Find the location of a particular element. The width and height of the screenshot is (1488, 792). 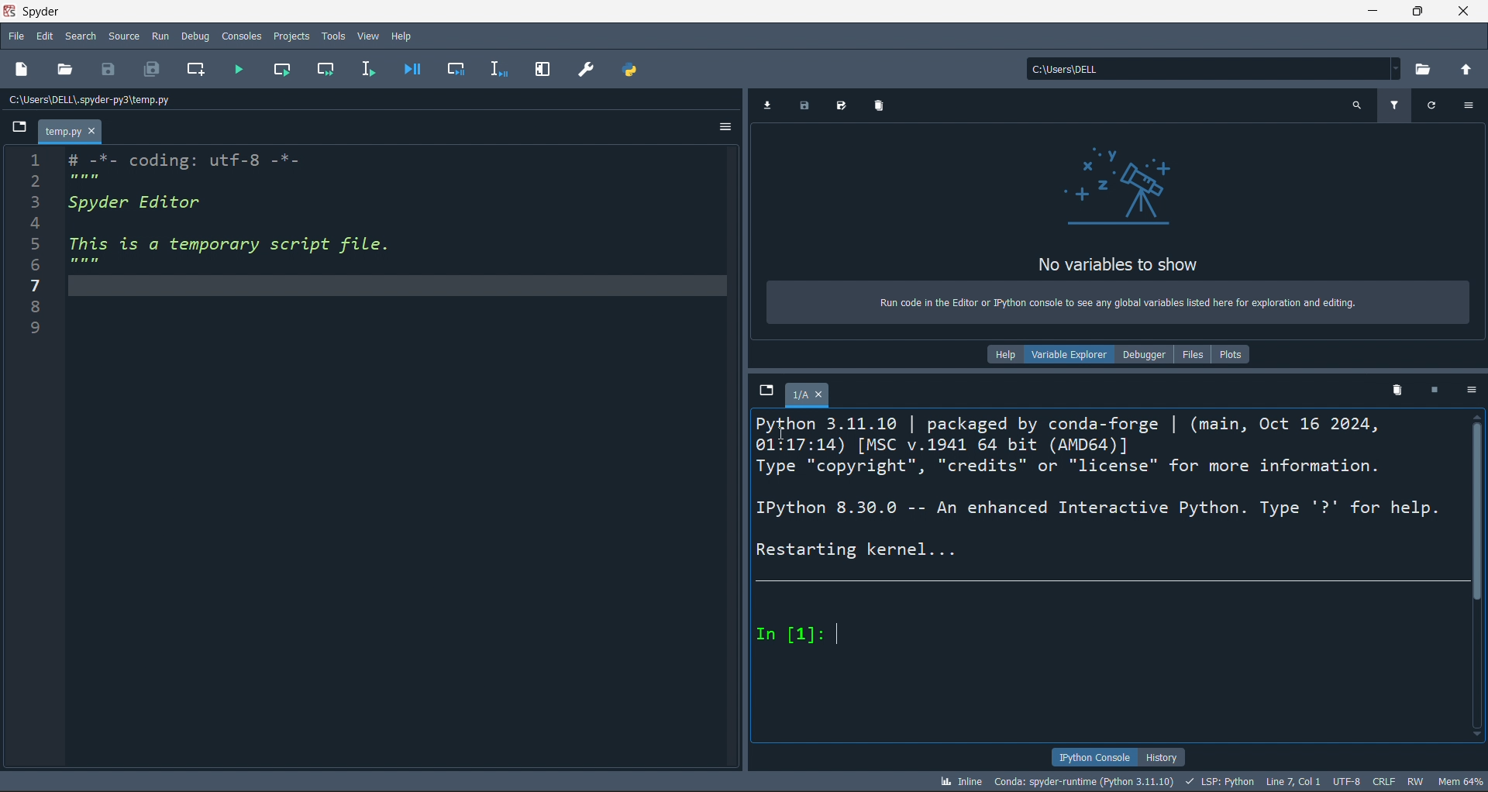

run file is located at coordinates (234, 68).